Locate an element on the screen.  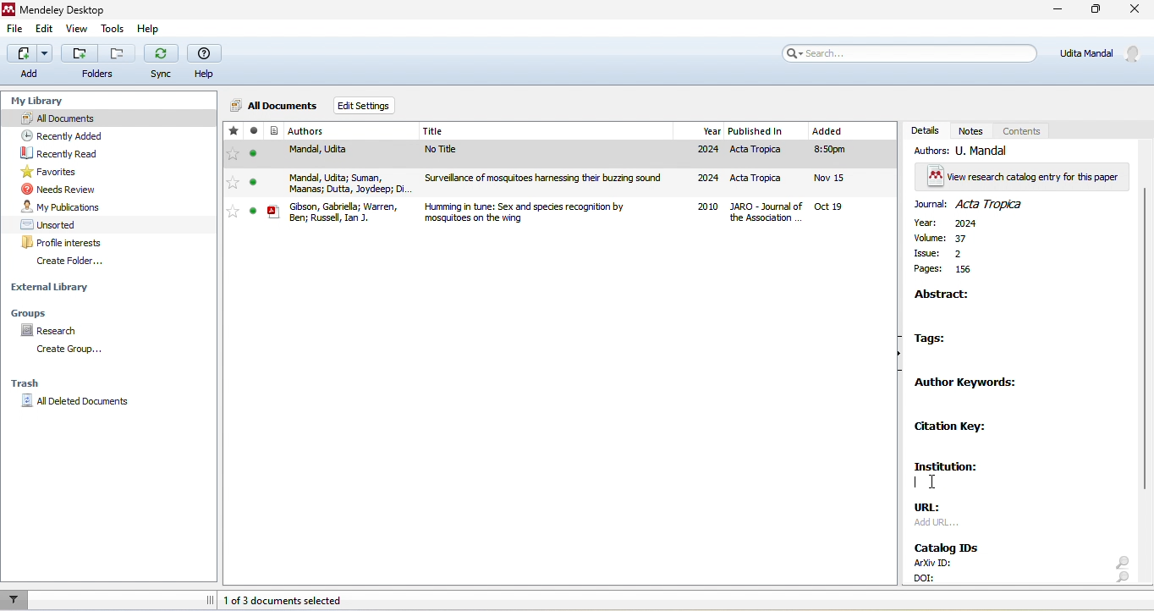
trash is located at coordinates (28, 383).